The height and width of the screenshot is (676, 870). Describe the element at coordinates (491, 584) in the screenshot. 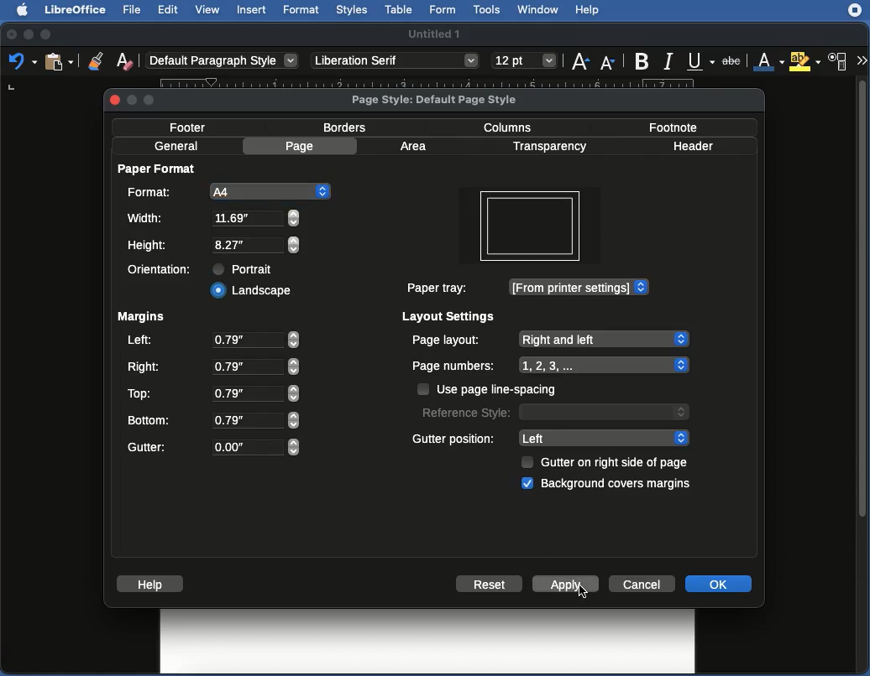

I see `Reset` at that location.